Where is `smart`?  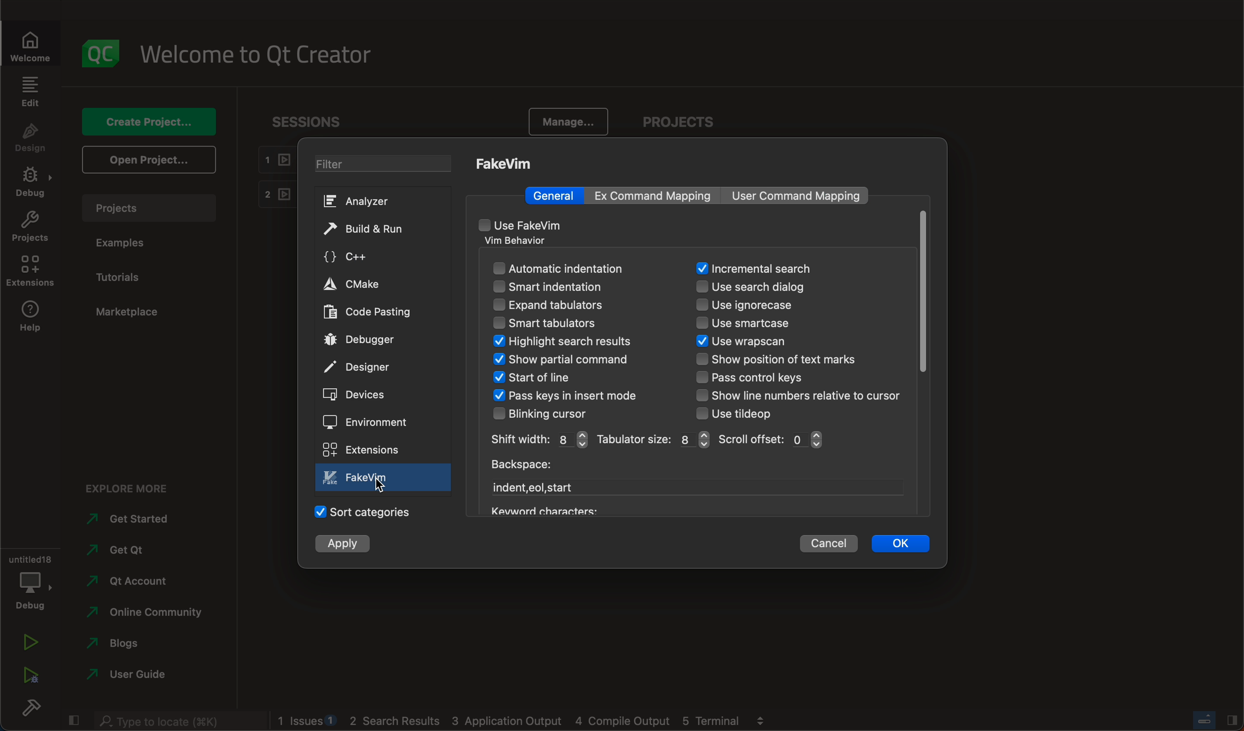 smart is located at coordinates (568, 287).